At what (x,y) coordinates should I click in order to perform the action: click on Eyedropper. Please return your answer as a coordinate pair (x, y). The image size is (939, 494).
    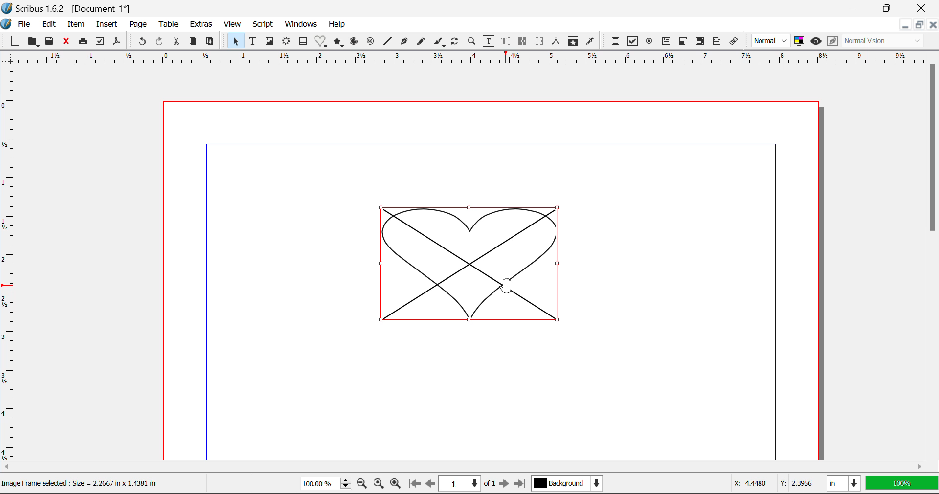
    Looking at the image, I should click on (590, 41).